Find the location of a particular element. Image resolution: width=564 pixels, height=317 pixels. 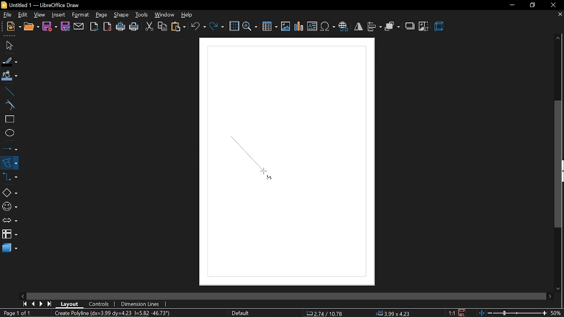

next page is located at coordinates (43, 303).